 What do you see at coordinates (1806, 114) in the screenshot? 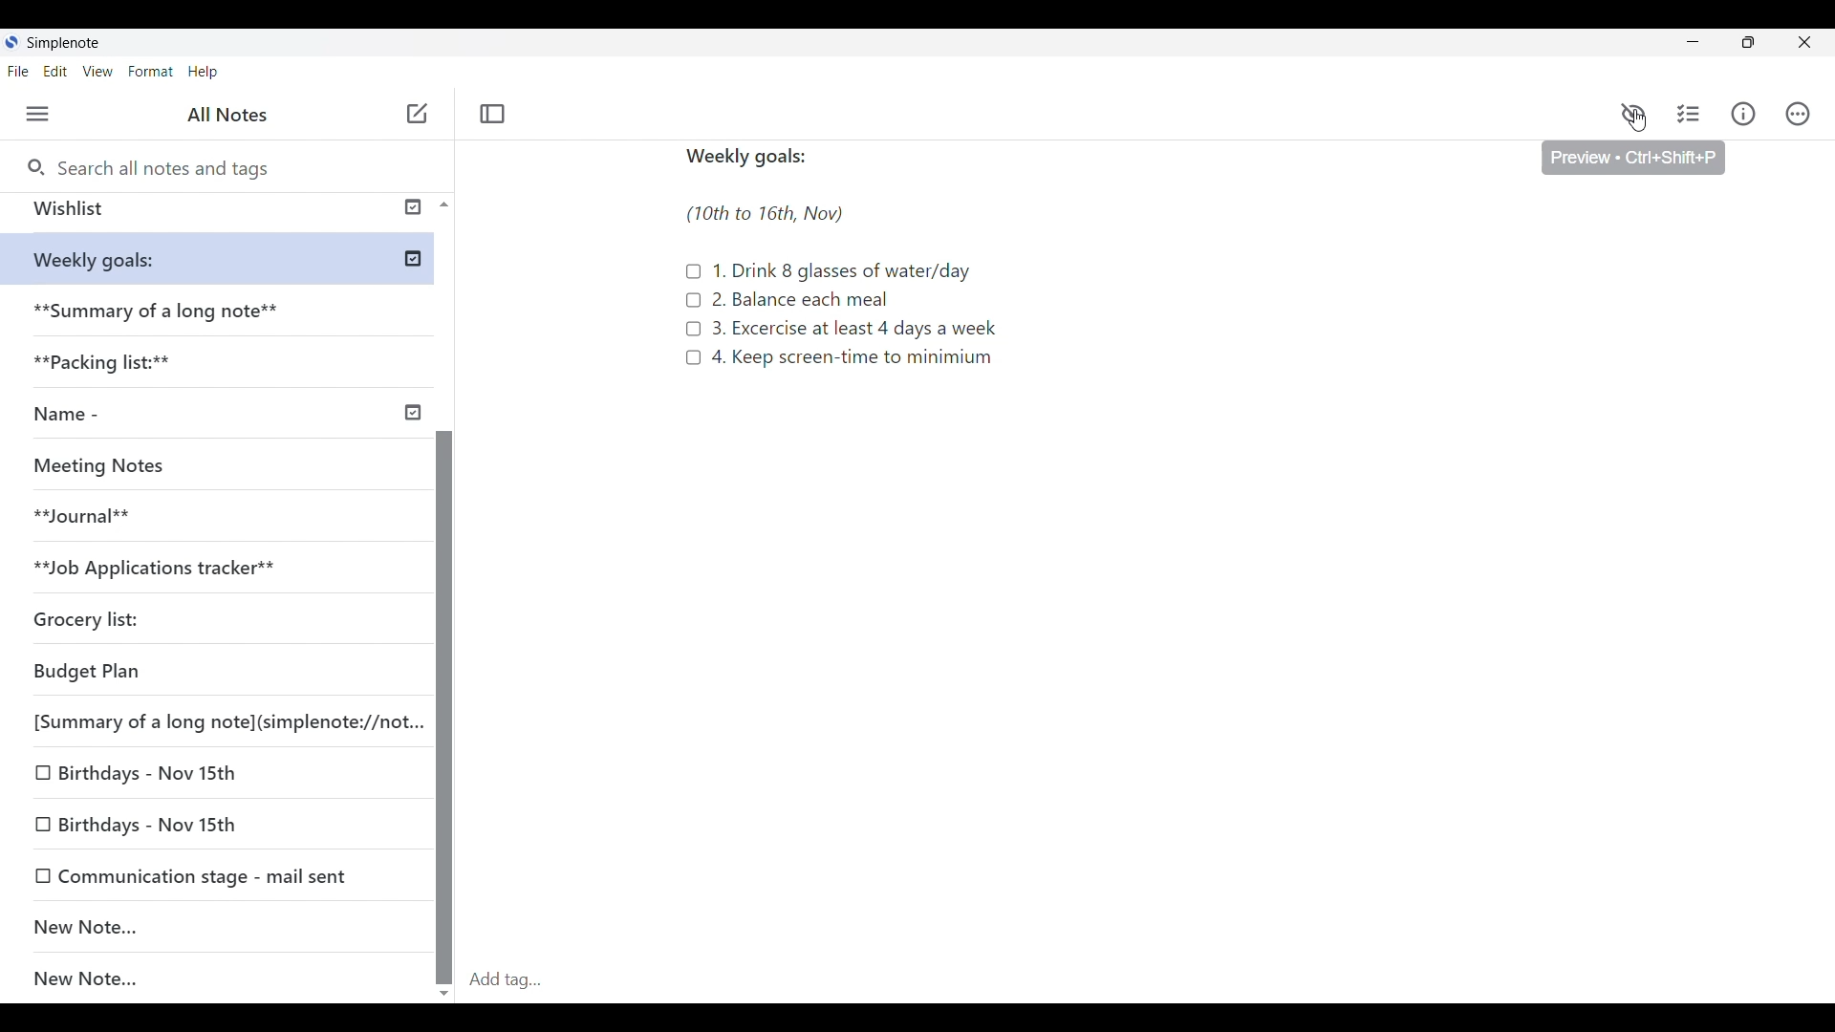
I see `Actions` at bounding box center [1806, 114].